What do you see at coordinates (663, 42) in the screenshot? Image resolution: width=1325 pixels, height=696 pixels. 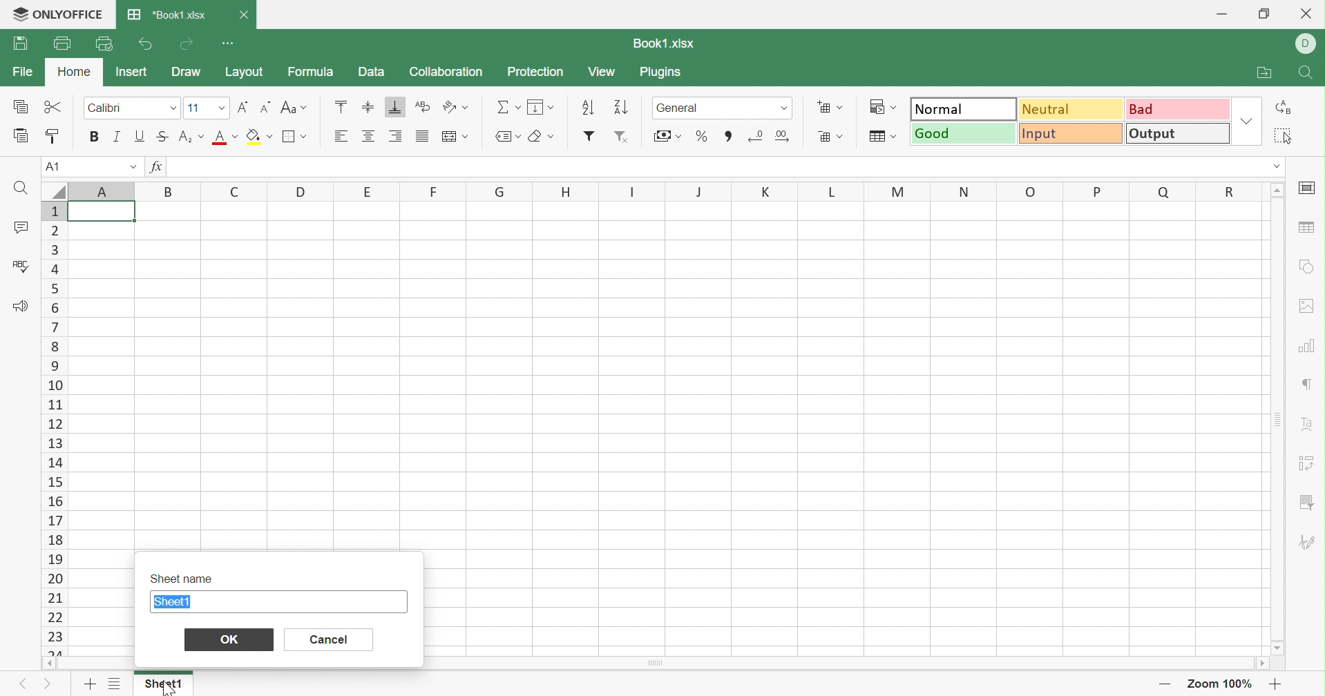 I see `Book1.xlsx` at bounding box center [663, 42].